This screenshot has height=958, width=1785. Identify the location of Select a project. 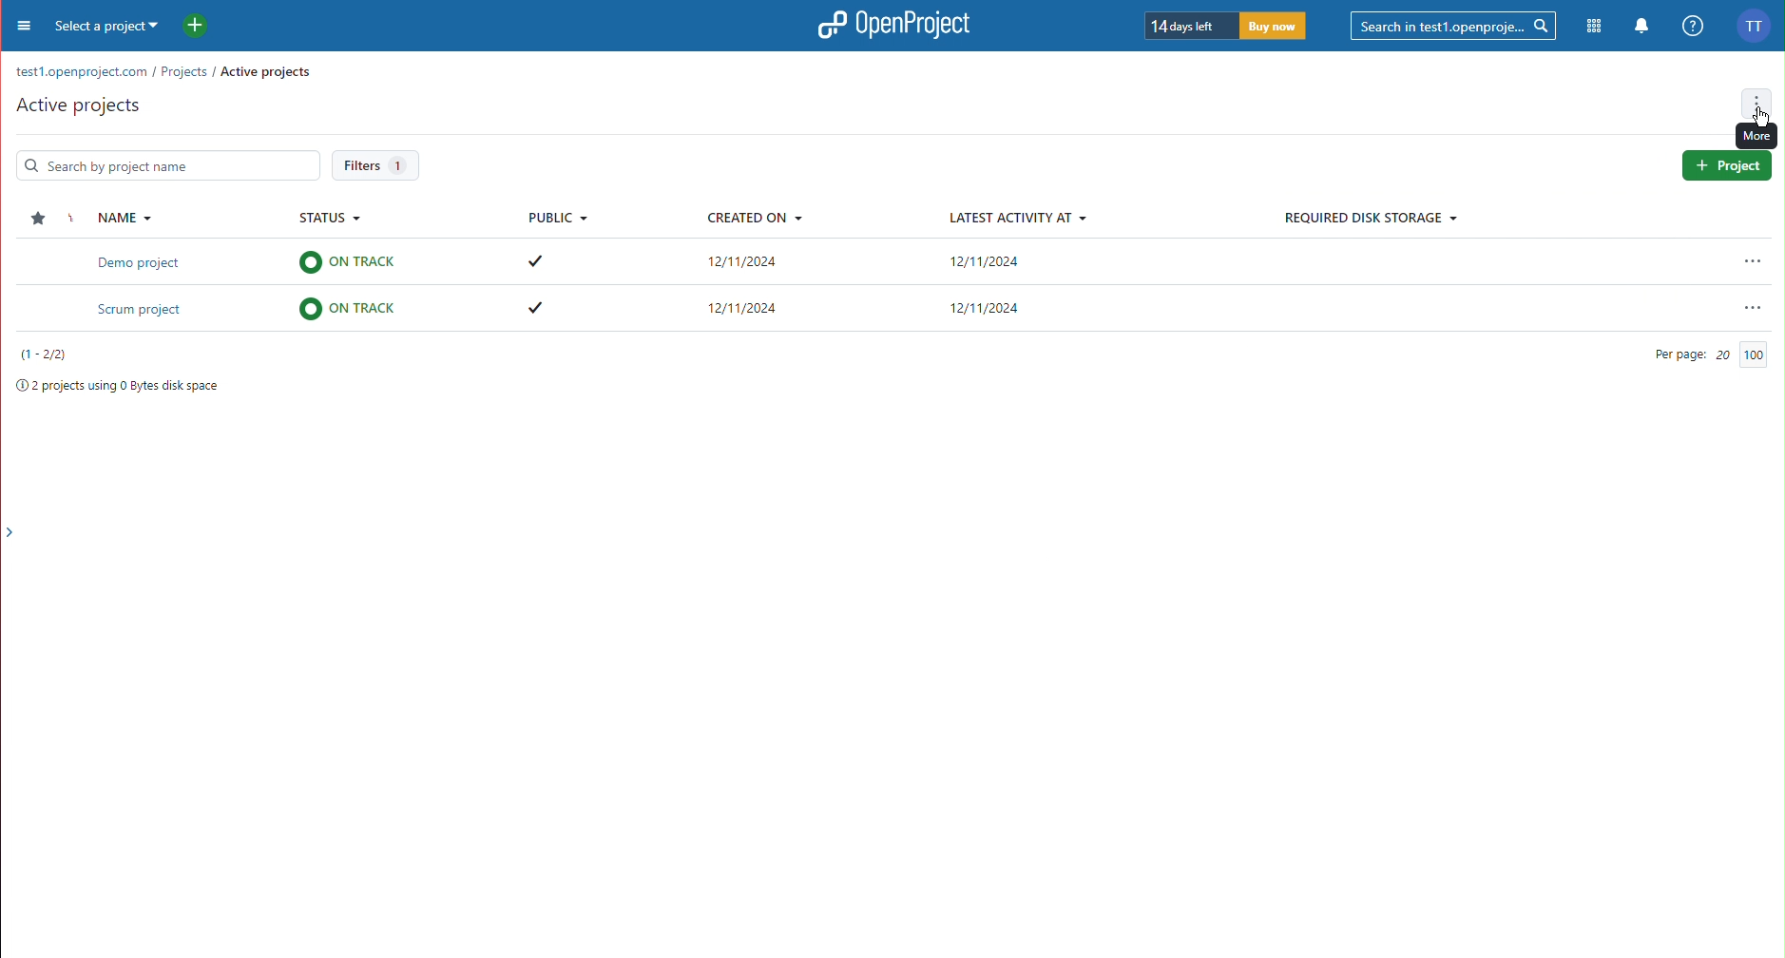
(131, 26).